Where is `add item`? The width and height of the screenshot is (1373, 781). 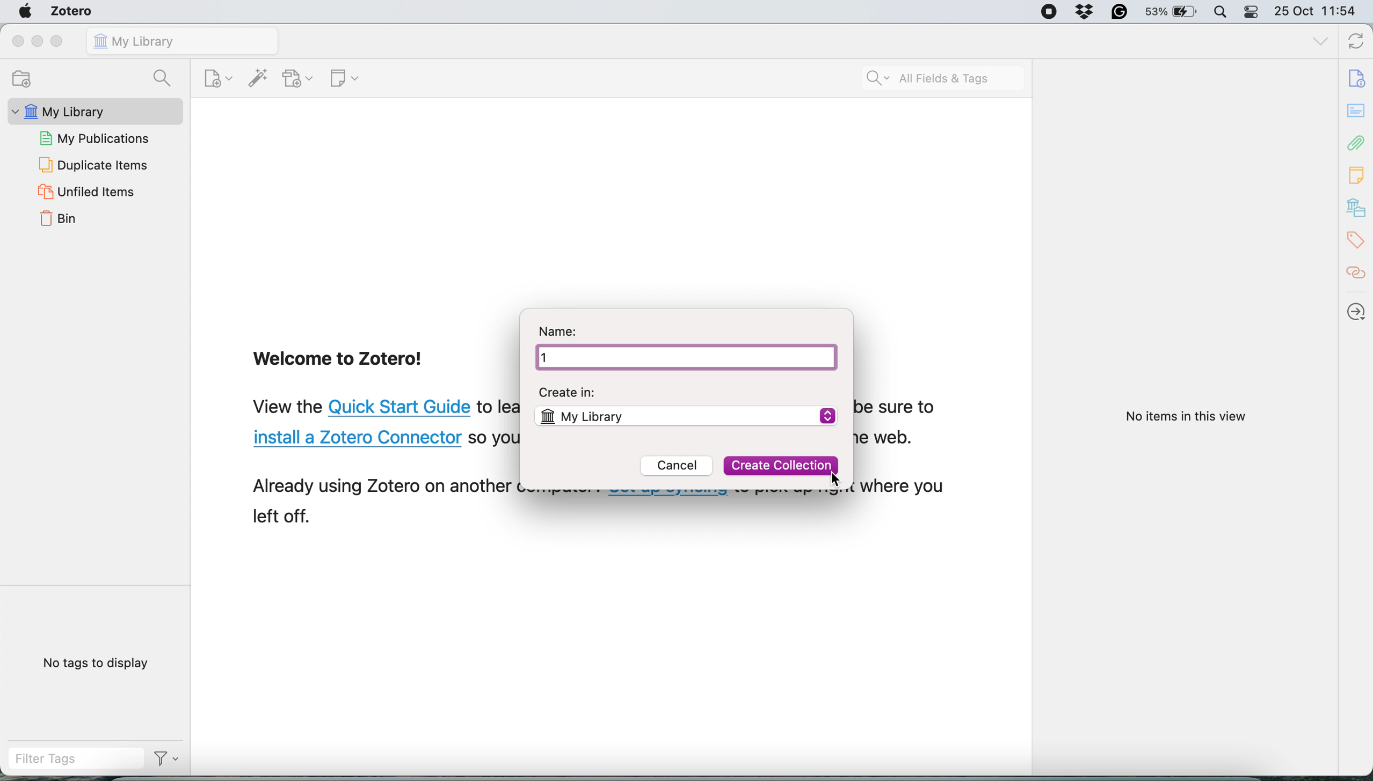 add item is located at coordinates (256, 78).